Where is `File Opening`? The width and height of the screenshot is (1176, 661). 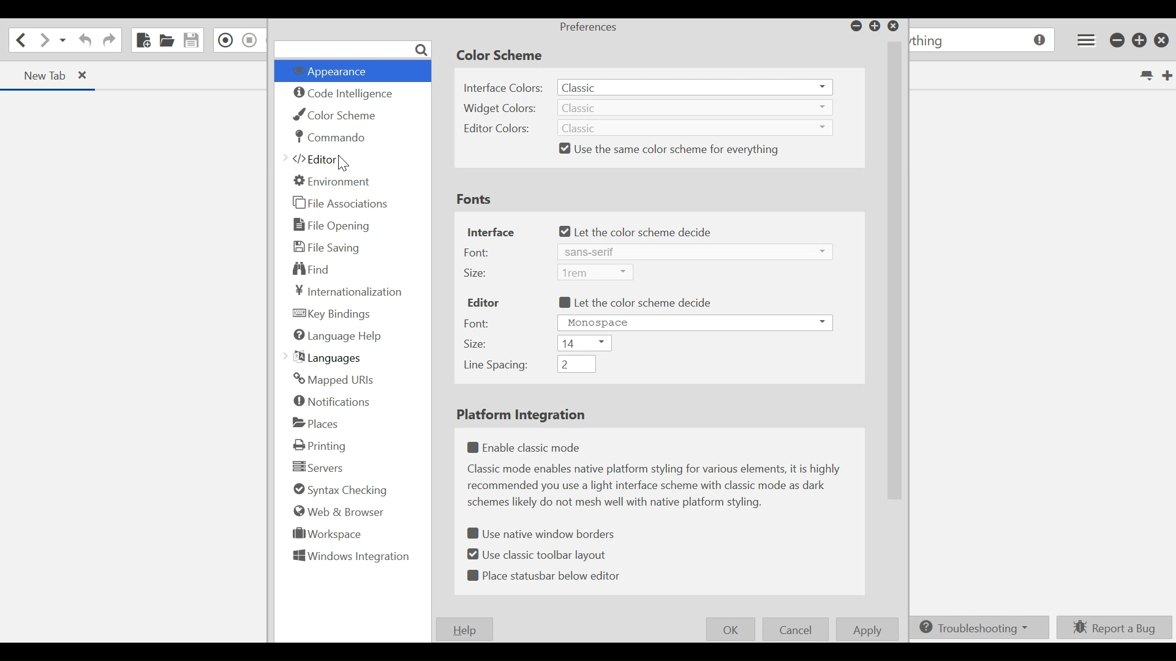
File Opening is located at coordinates (333, 226).